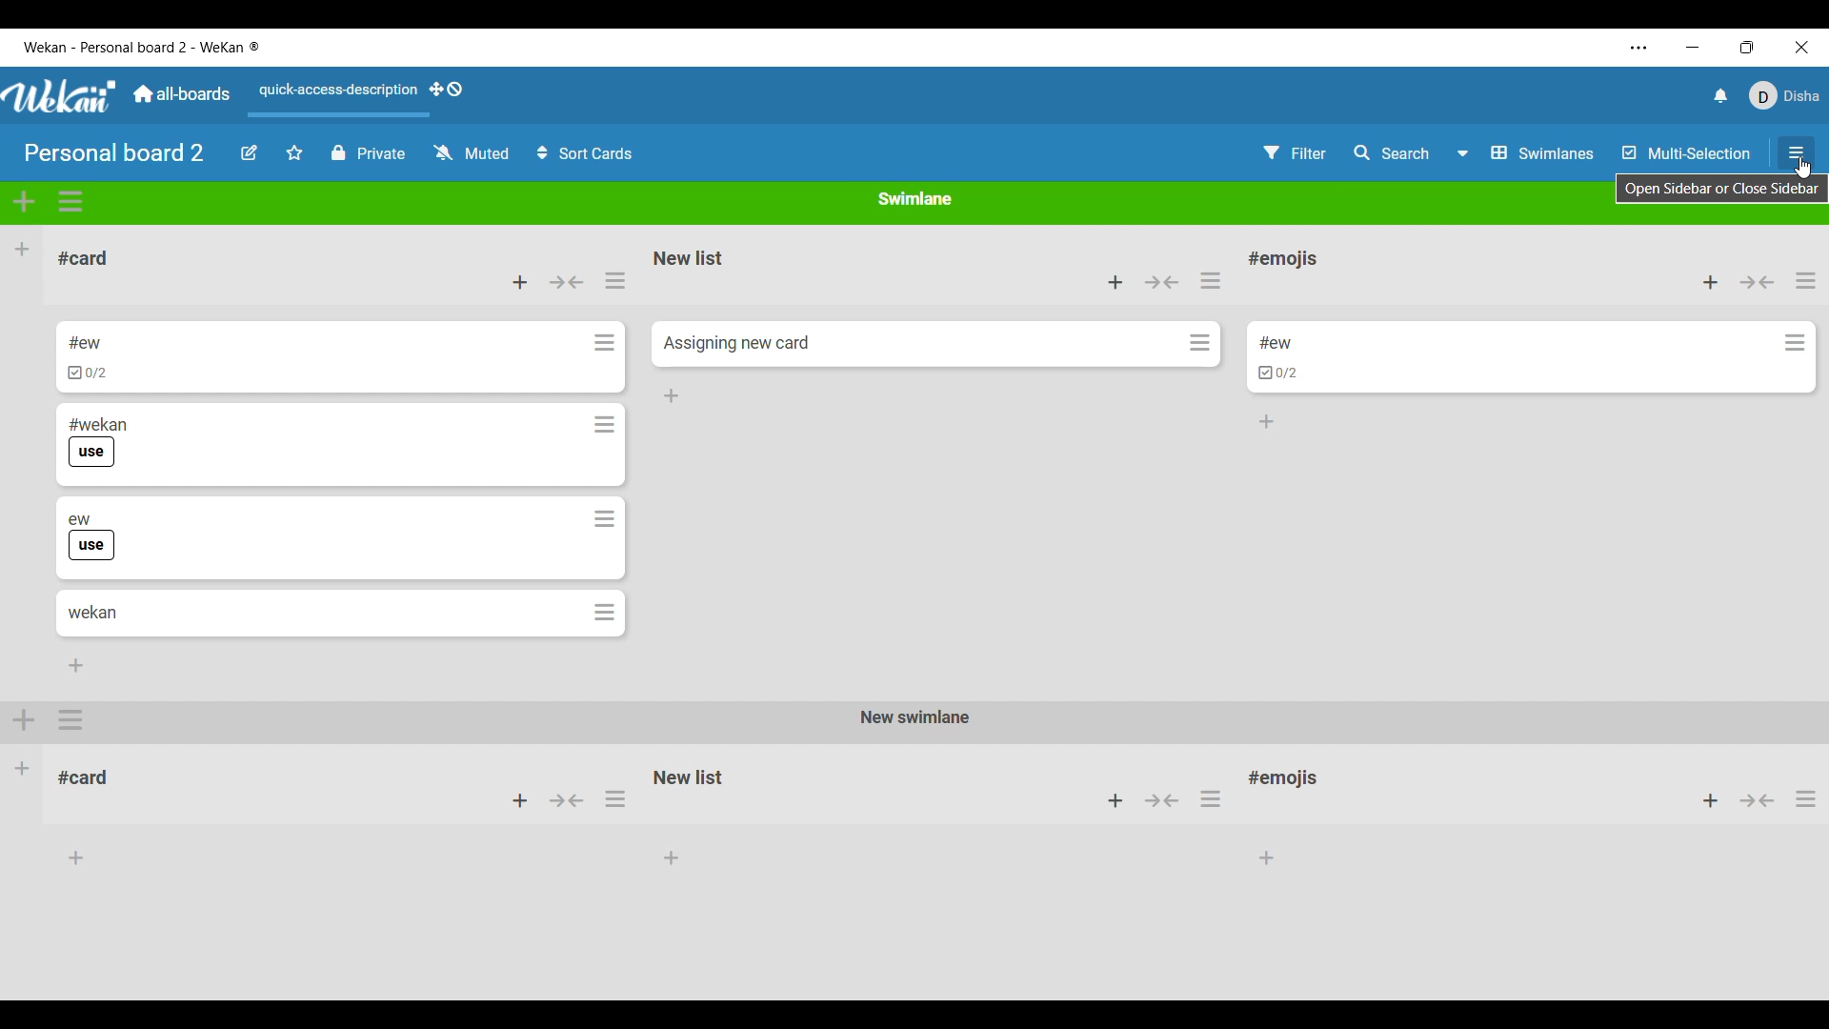 This screenshot has width=1829, height=1029. What do you see at coordinates (520, 282) in the screenshot?
I see `Add card to top of list` at bounding box center [520, 282].